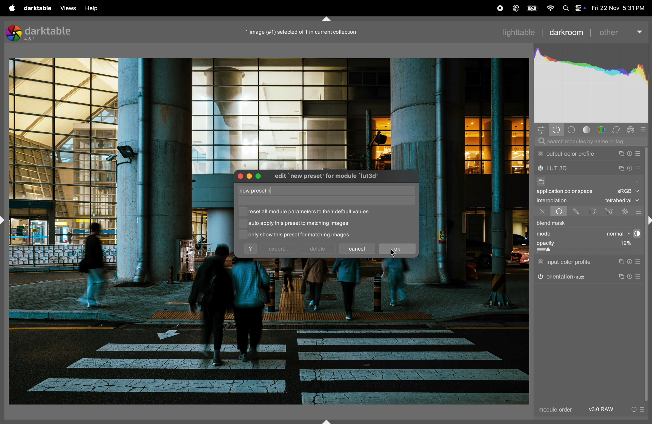  What do you see at coordinates (551, 224) in the screenshot?
I see `blend mask` at bounding box center [551, 224].